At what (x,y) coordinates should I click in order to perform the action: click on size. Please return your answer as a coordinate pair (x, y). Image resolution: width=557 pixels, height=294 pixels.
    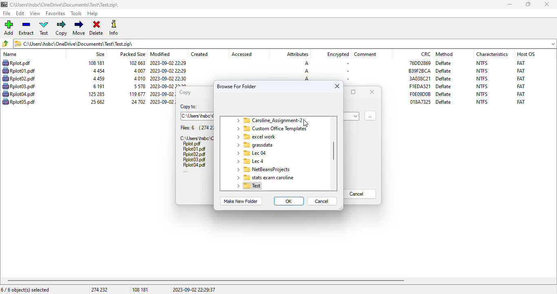
    Looking at the image, I should click on (97, 102).